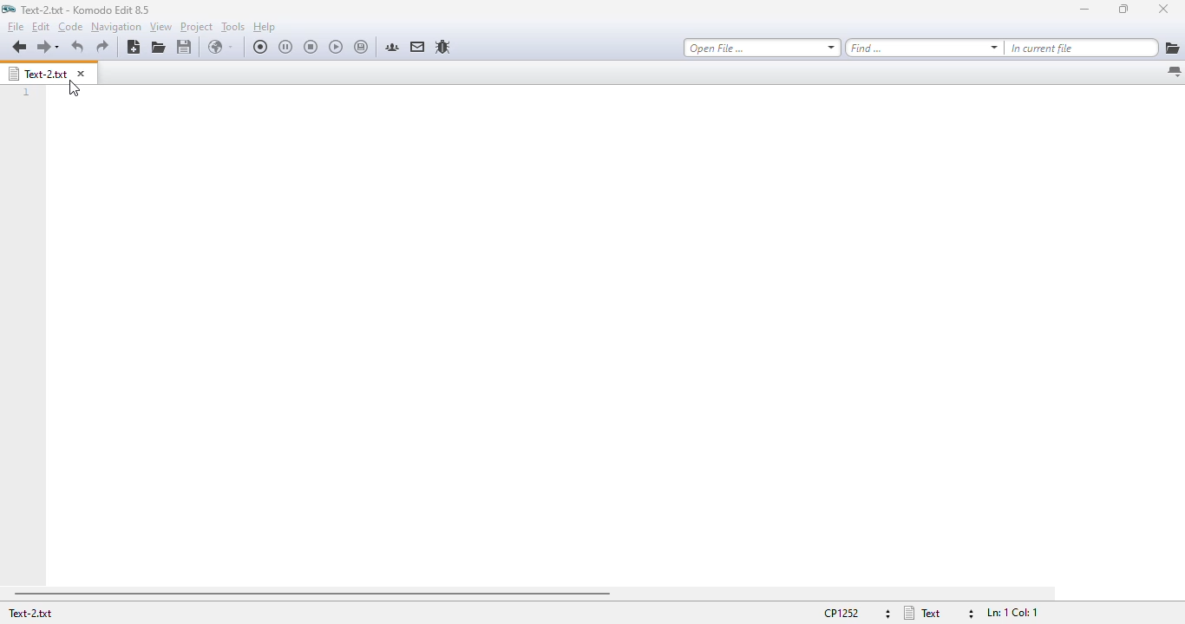 Image resolution: width=1185 pixels, height=624 pixels. What do you see at coordinates (30, 613) in the screenshot?
I see `text-2` at bounding box center [30, 613].